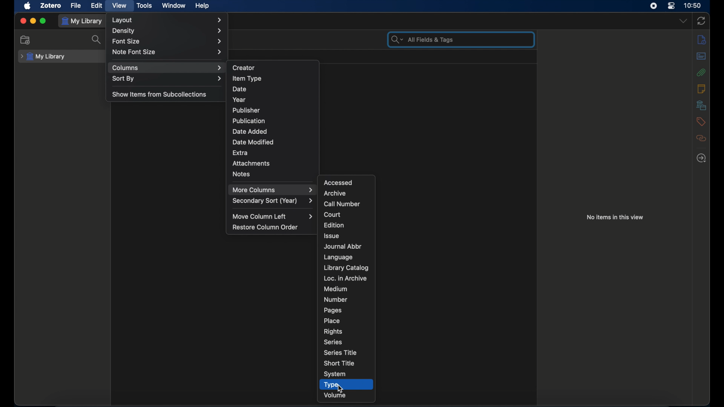 The image size is (724, 407). What do you see at coordinates (241, 153) in the screenshot?
I see `extra` at bounding box center [241, 153].